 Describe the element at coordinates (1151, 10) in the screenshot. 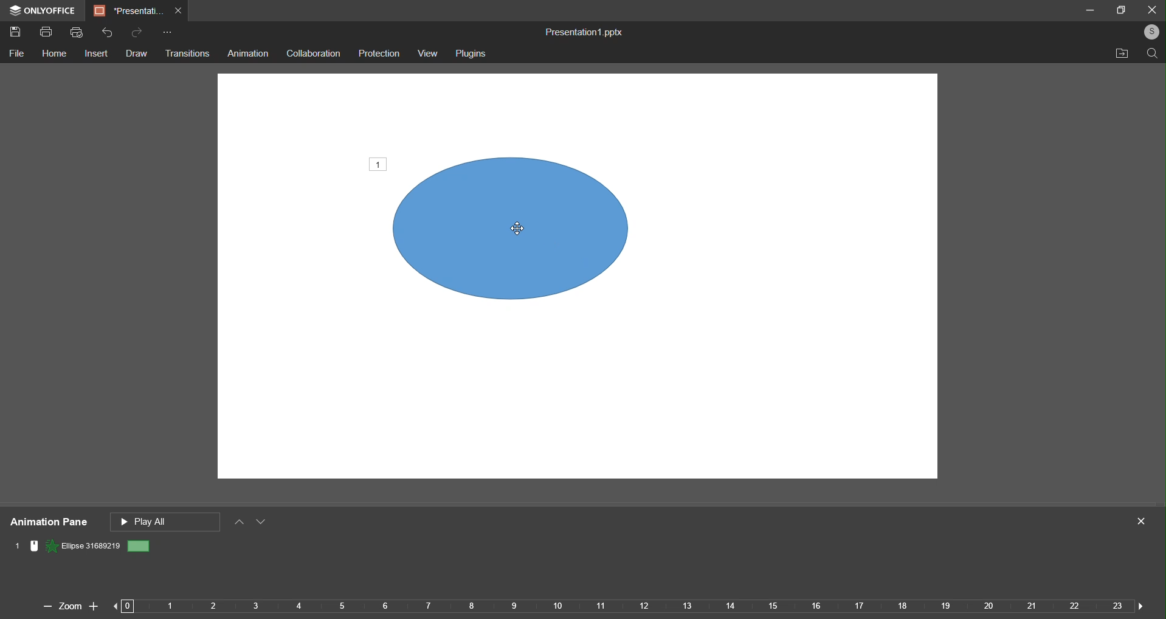

I see `close` at that location.